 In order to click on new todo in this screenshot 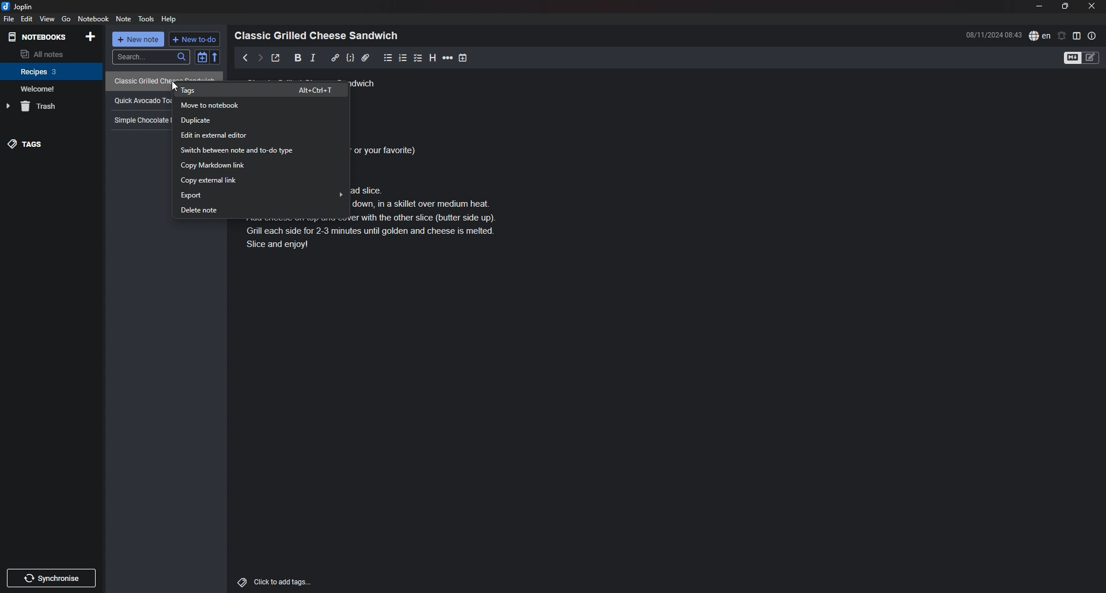, I will do `click(195, 39)`.